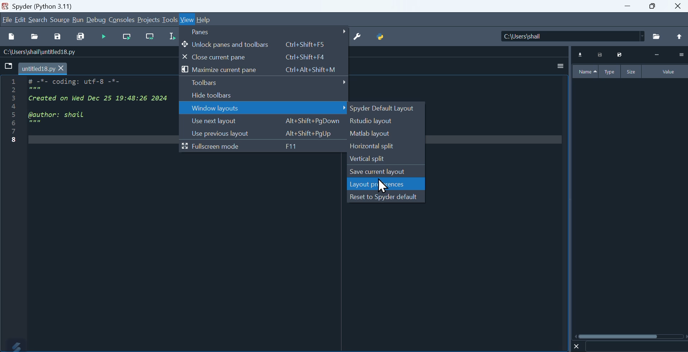  Describe the element at coordinates (21, 19) in the screenshot. I see `Edit` at that location.